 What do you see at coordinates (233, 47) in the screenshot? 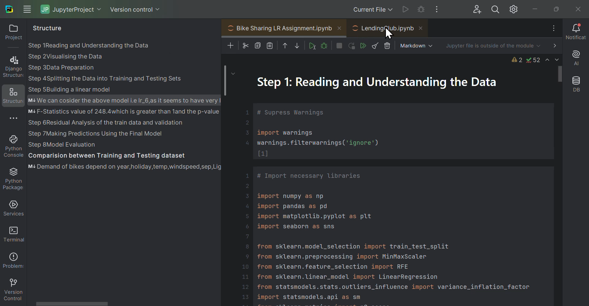
I see `Add` at bounding box center [233, 47].